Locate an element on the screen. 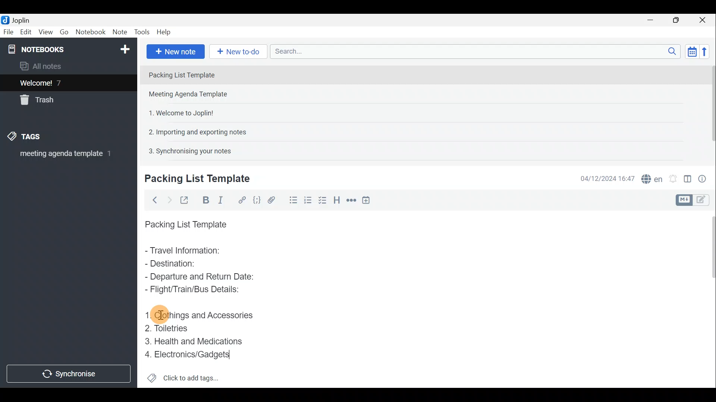  Insert time is located at coordinates (368, 200).